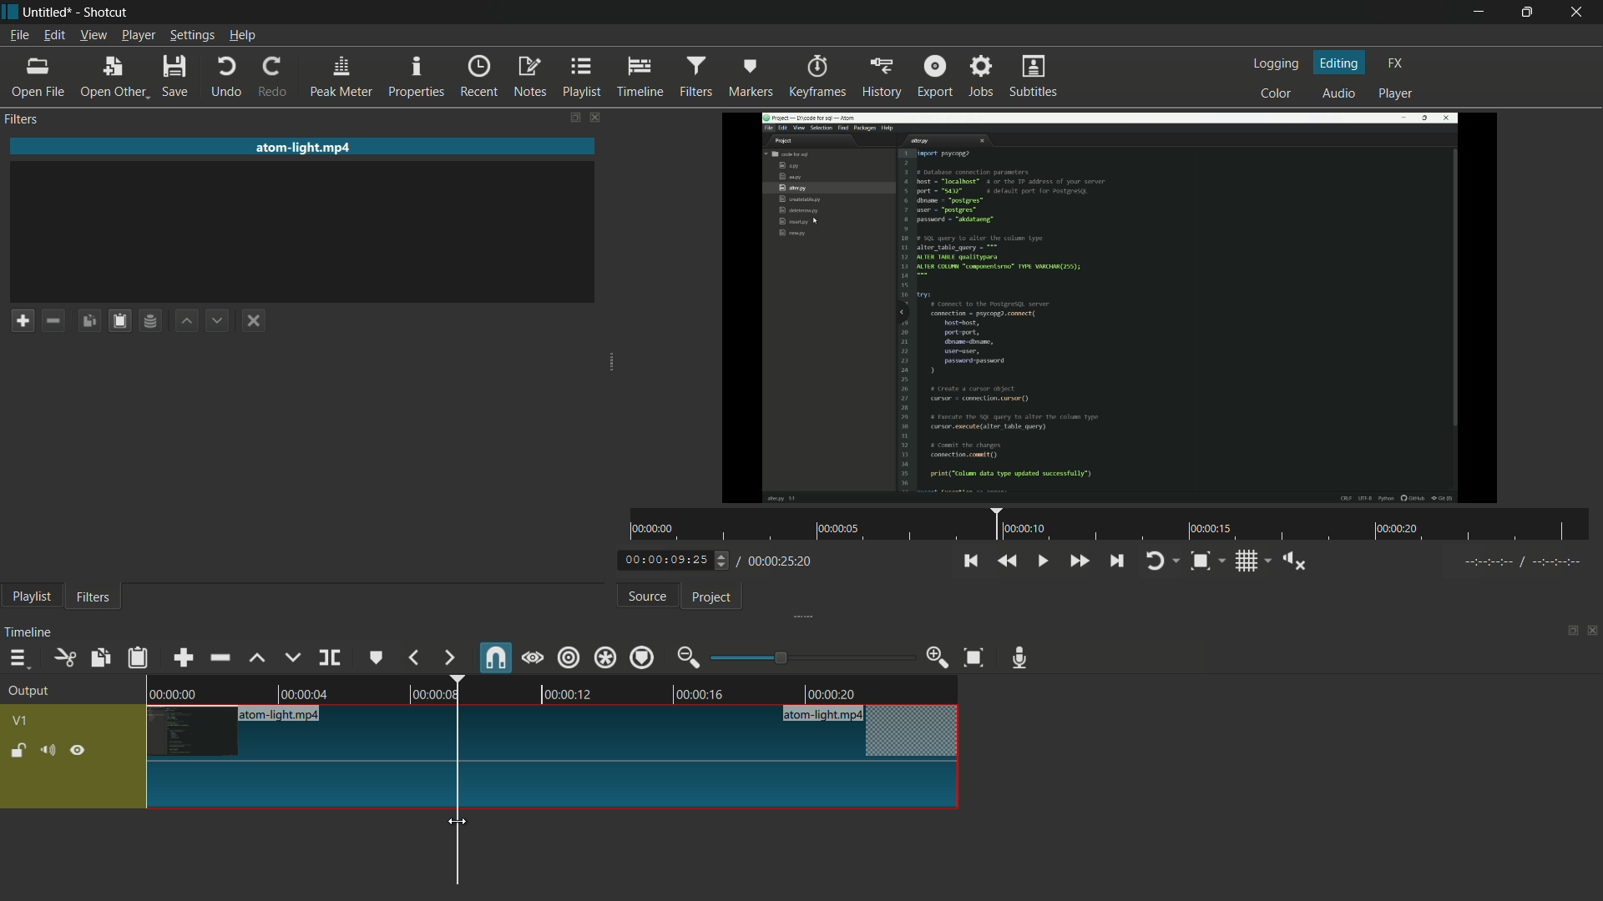 The image size is (1603, 901). I want to click on append, so click(186, 657).